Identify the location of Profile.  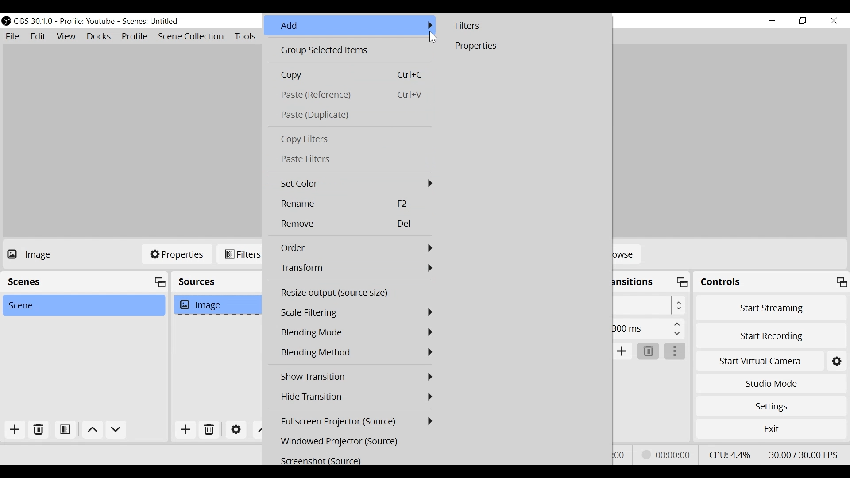
(87, 22).